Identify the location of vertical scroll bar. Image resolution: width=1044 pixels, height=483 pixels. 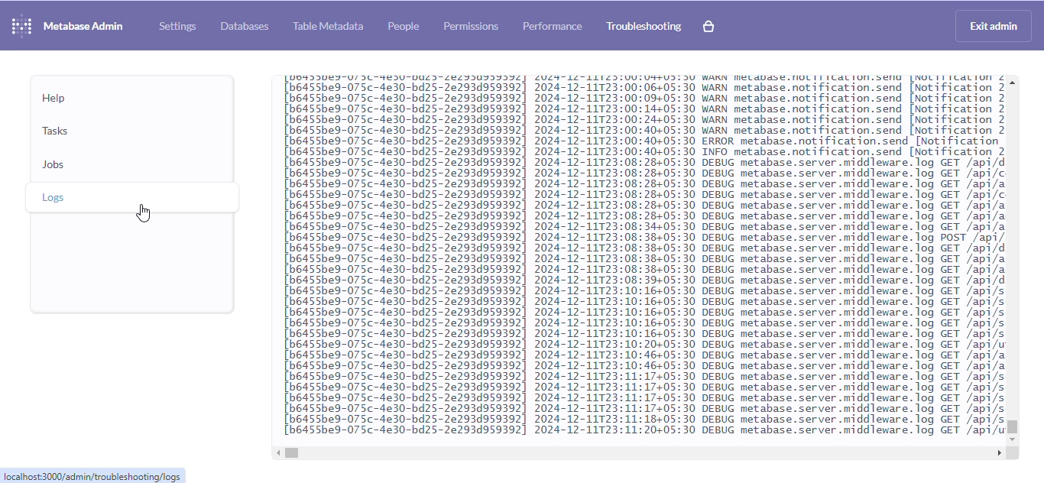
(1013, 427).